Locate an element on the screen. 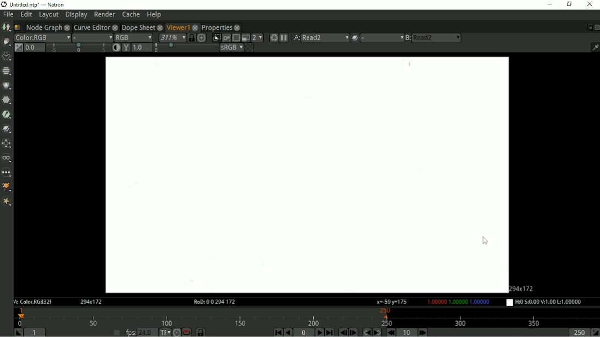  Synchronize  is located at coordinates (191, 37).